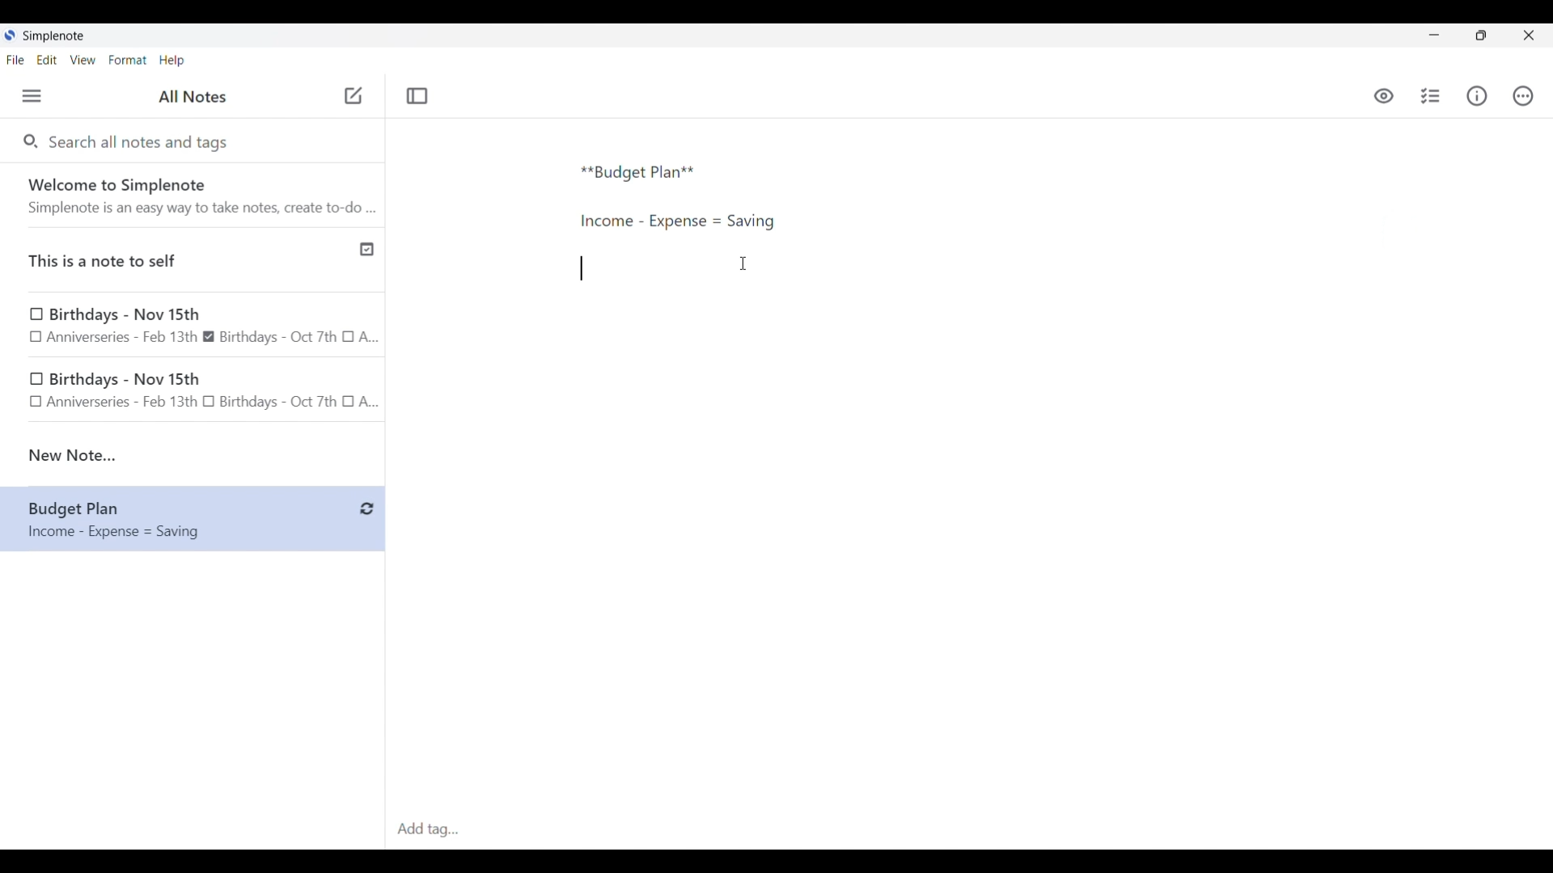  Describe the element at coordinates (1481, 36) in the screenshot. I see `Show interface in a smaller tab` at that location.